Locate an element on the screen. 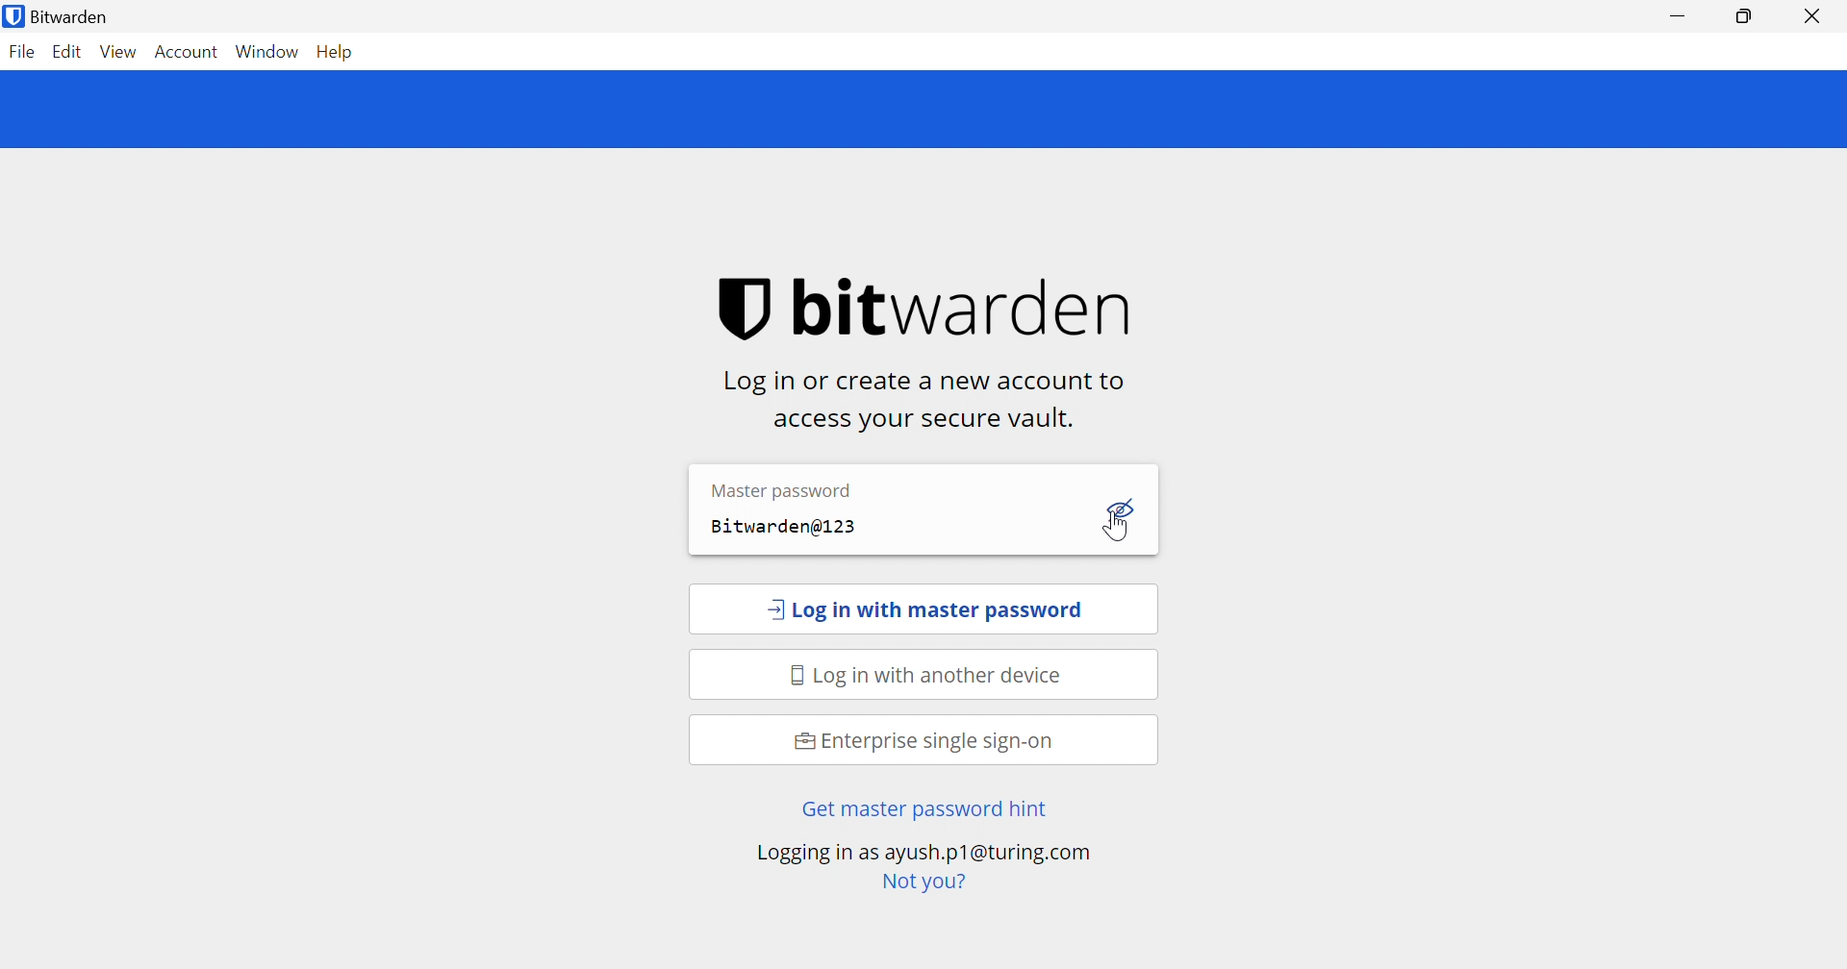  access your vault. is located at coordinates (921, 420).